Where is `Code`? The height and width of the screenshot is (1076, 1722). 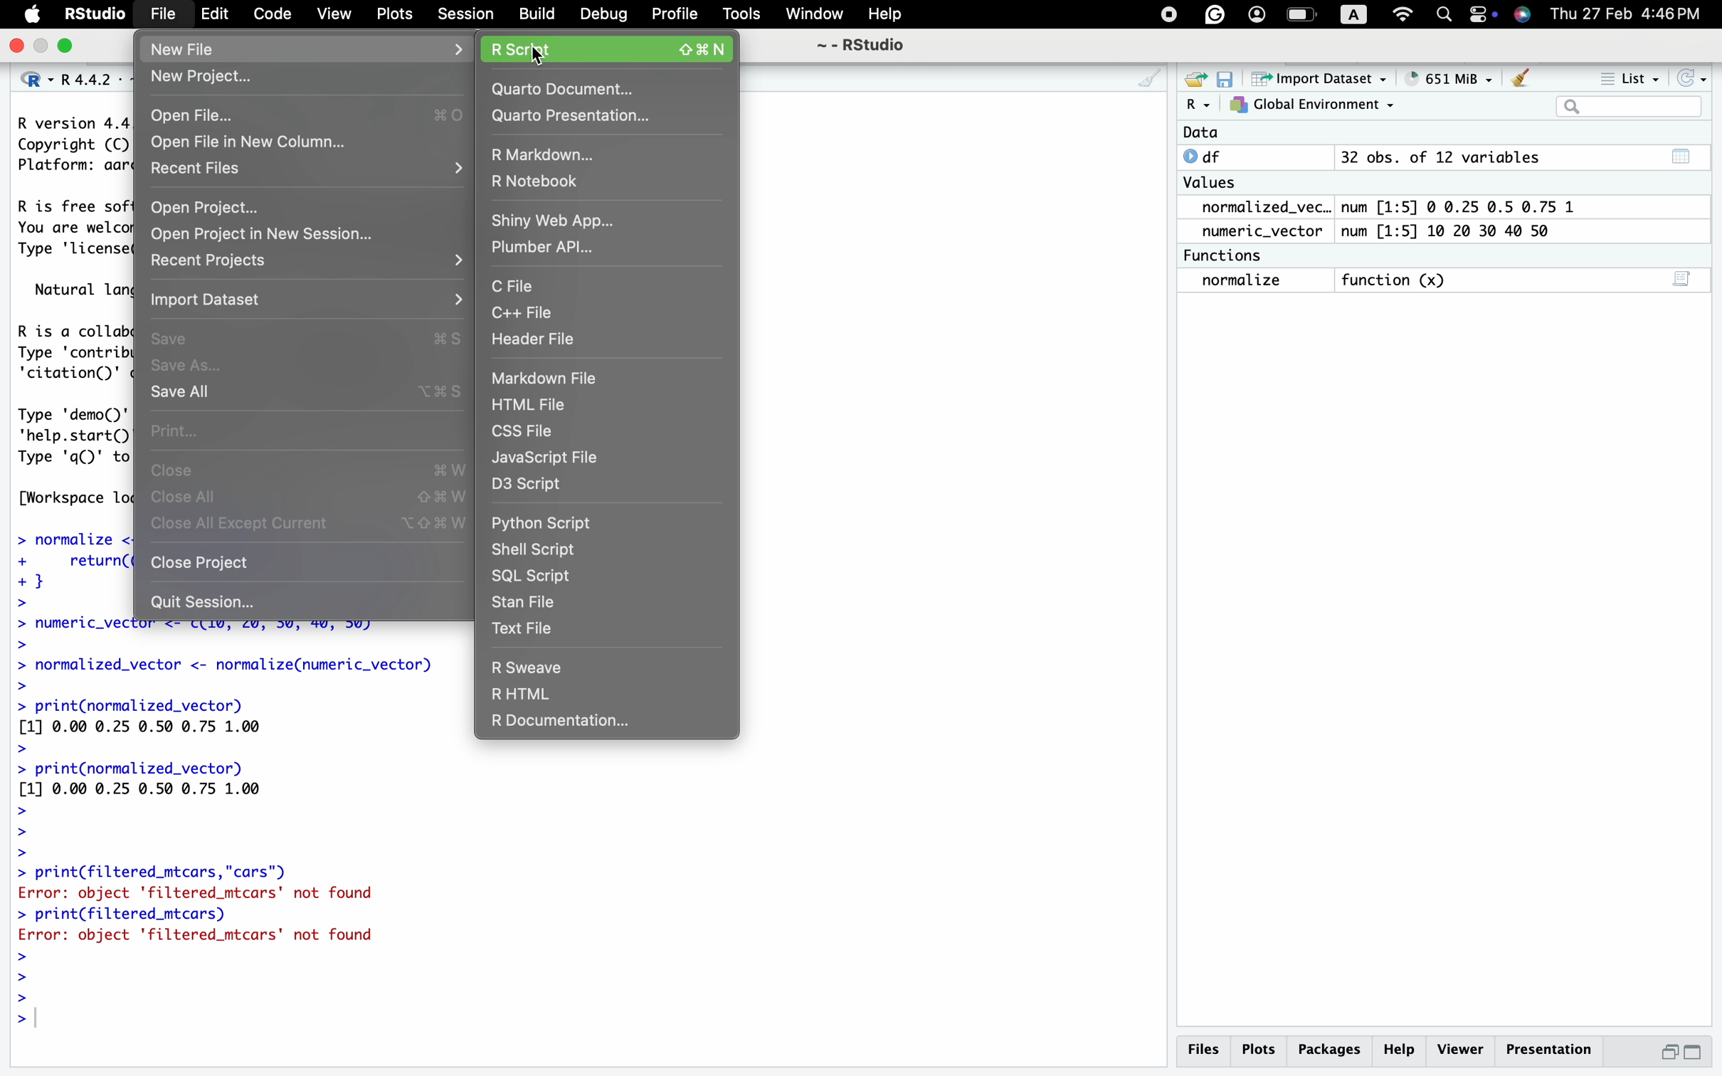
Code is located at coordinates (264, 13).